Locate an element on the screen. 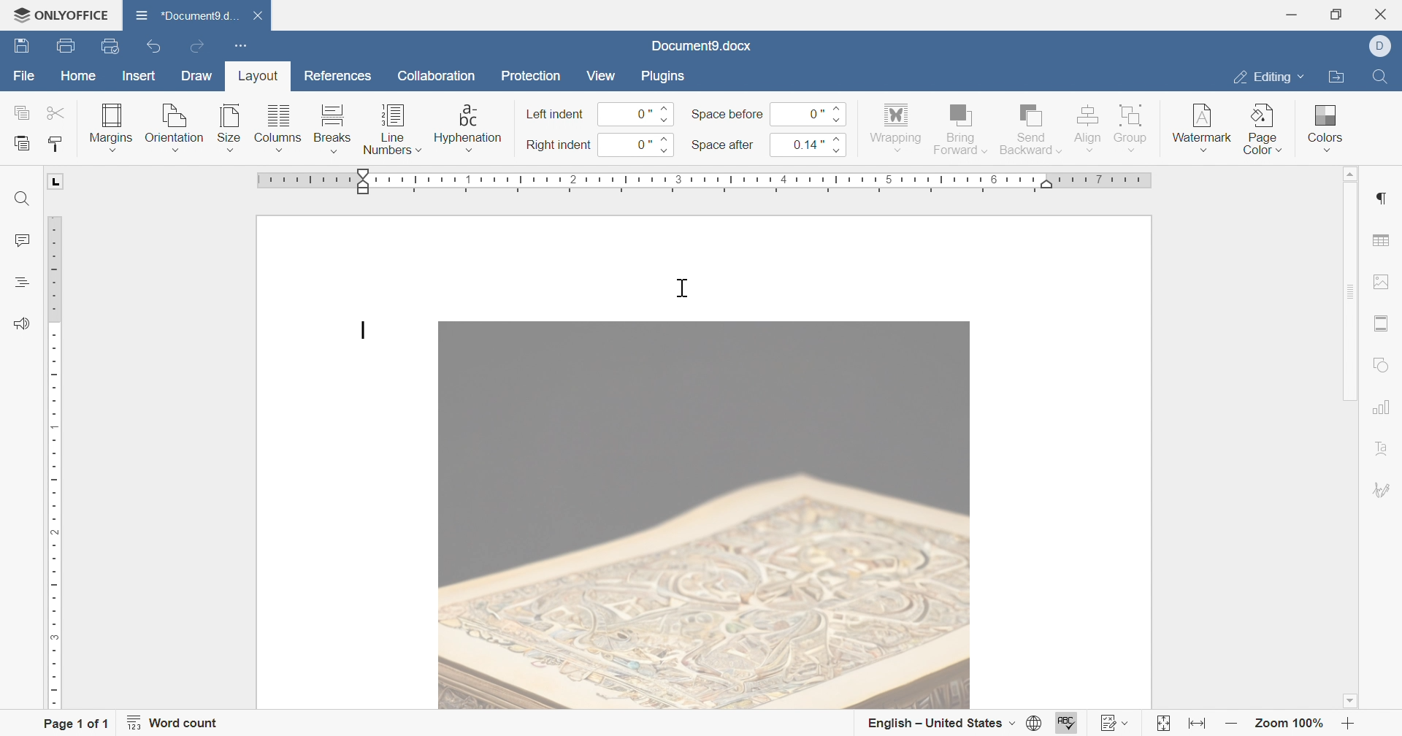 This screenshot has width=1402, height=736. collaboration is located at coordinates (439, 80).